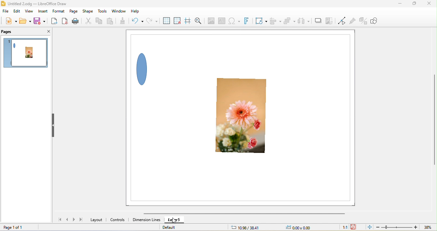  I want to click on snap to grid, so click(178, 20).